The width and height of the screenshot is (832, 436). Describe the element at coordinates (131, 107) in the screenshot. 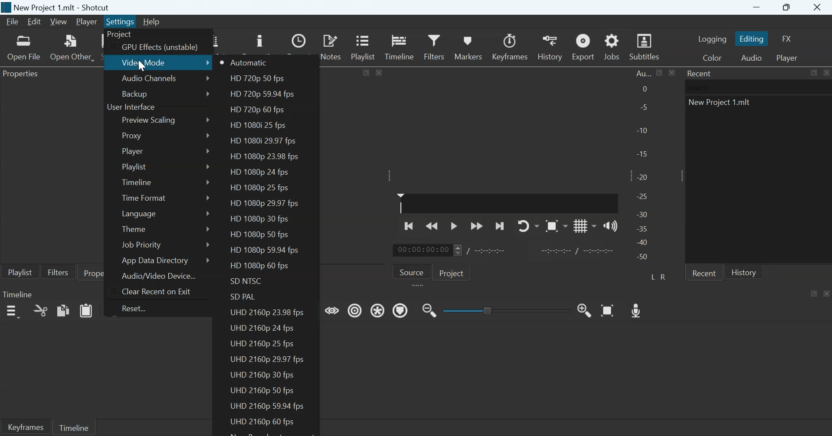

I see `User interface` at that location.